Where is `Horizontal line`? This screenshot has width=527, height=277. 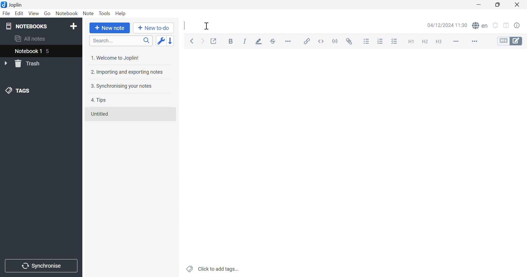
Horizontal line is located at coordinates (457, 42).